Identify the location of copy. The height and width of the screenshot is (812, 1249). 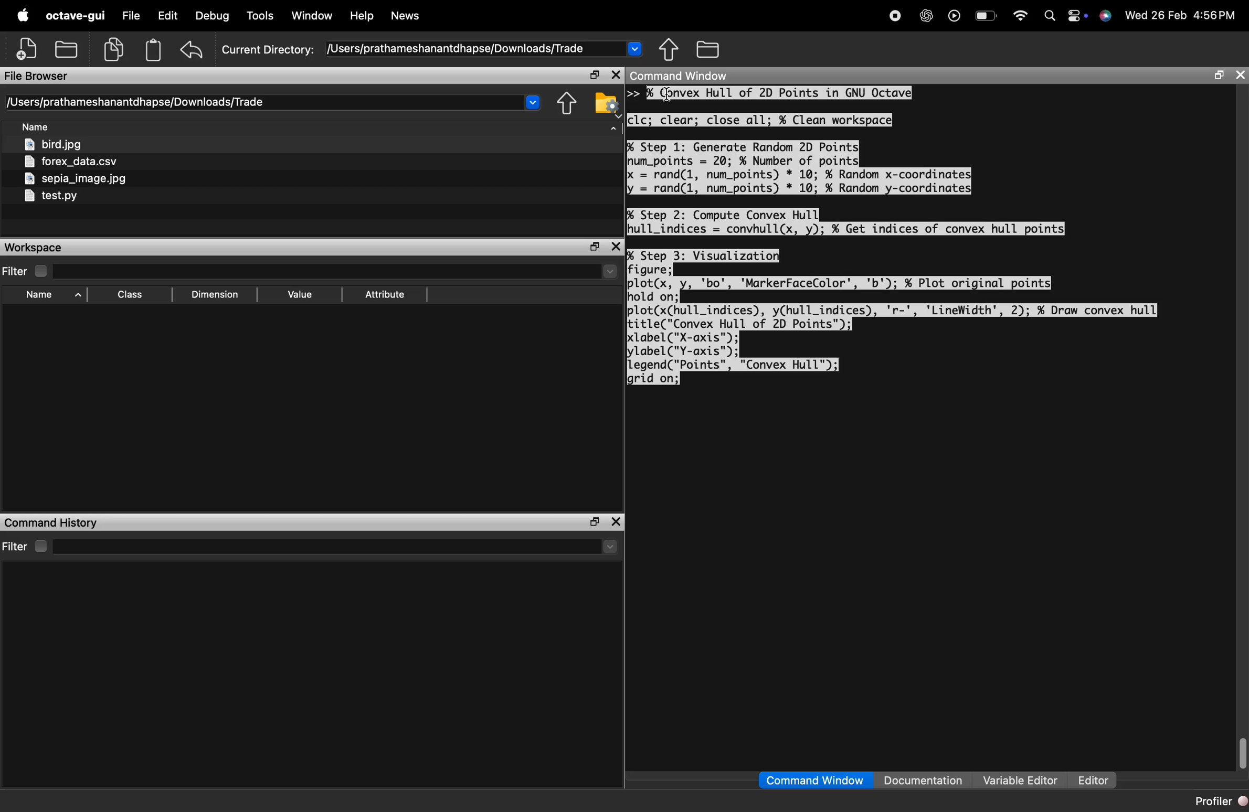
(114, 49).